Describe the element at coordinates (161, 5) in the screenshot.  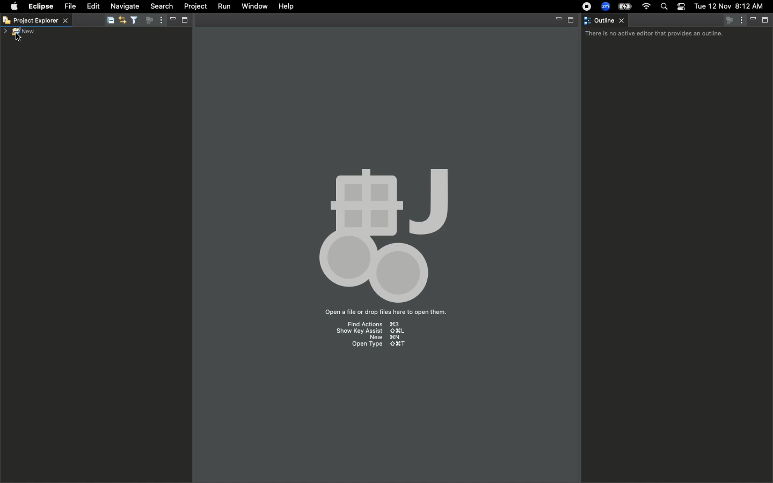
I see `Search` at that location.